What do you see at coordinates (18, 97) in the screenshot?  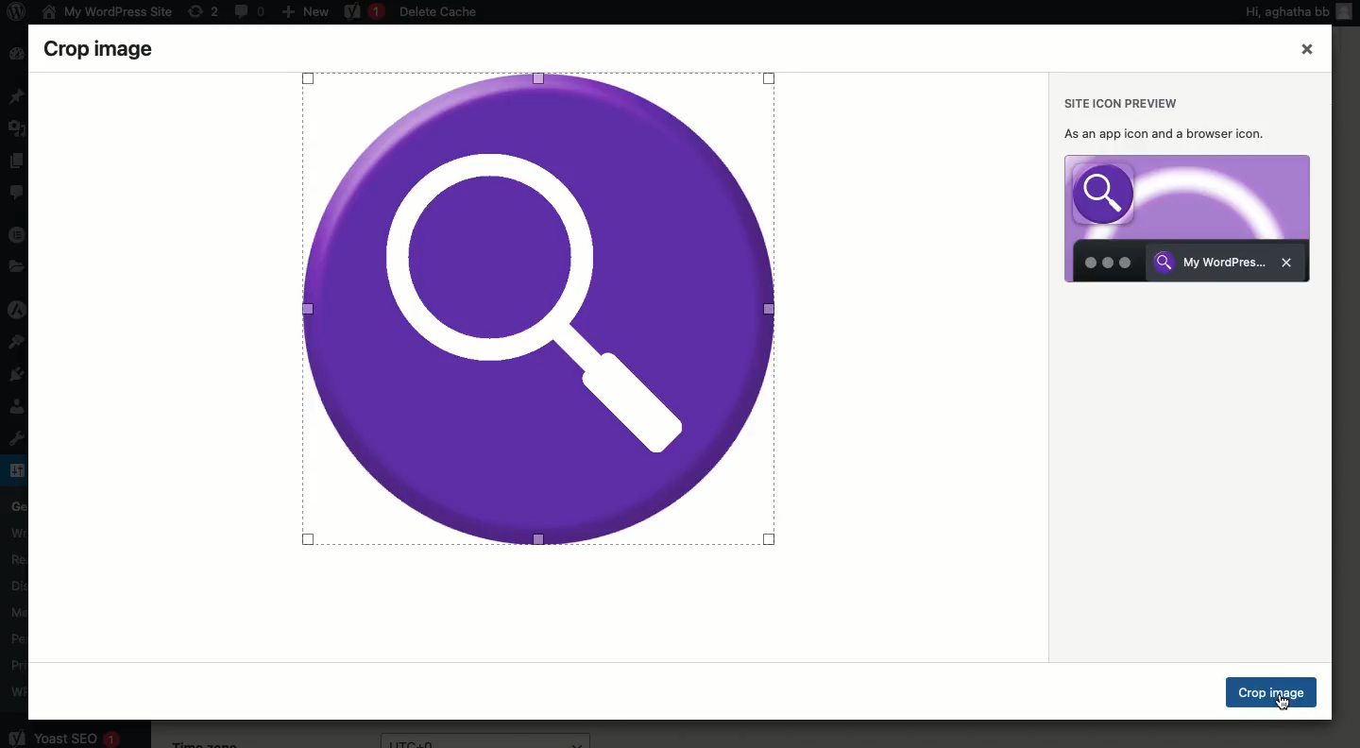 I see `Posts` at bounding box center [18, 97].